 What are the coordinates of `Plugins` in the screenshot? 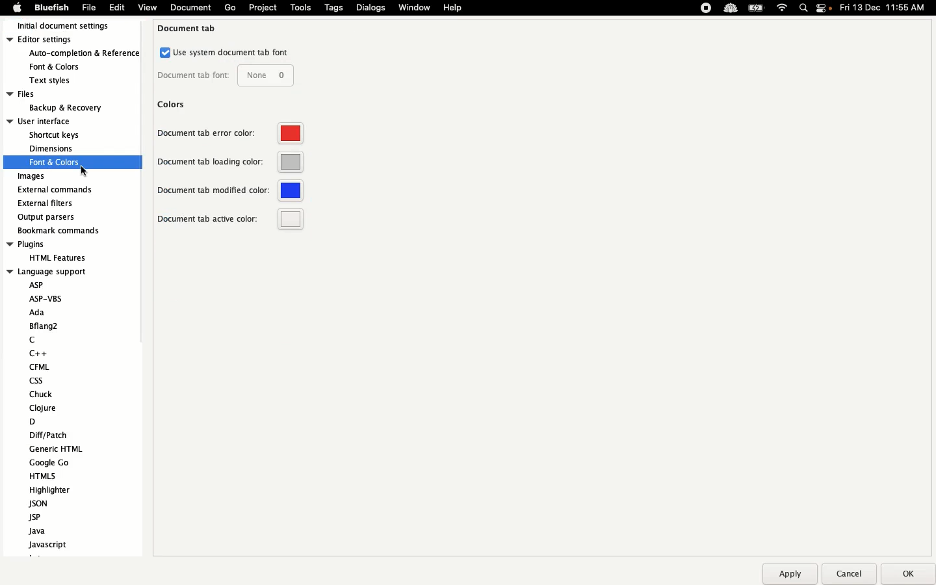 It's located at (48, 244).